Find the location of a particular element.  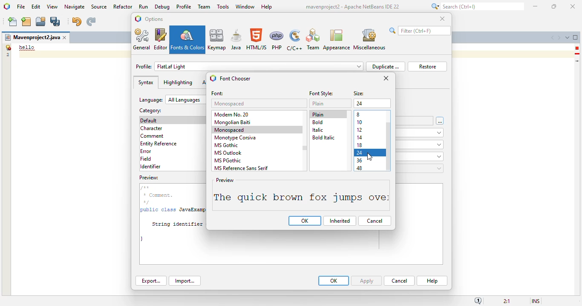

source is located at coordinates (99, 7).